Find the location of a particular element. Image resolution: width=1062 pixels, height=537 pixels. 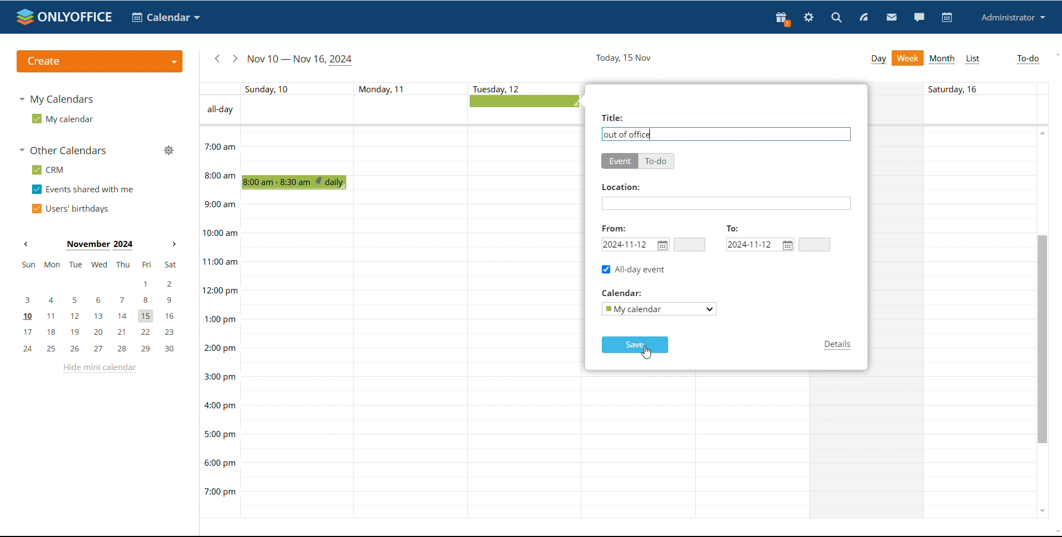

individual day is located at coordinates (274, 88).